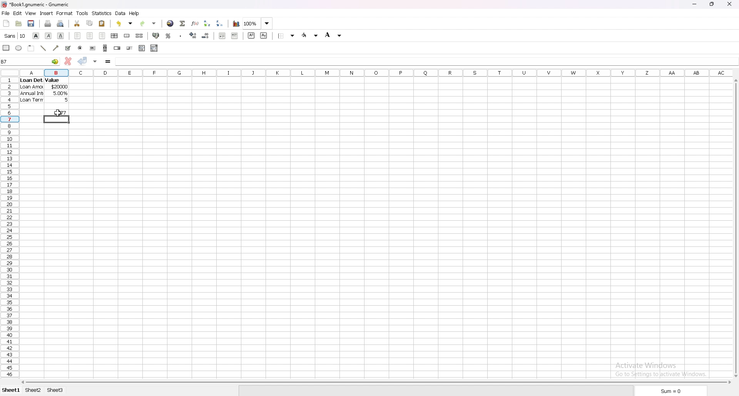  What do you see at coordinates (286, 35) in the screenshot?
I see `border` at bounding box center [286, 35].